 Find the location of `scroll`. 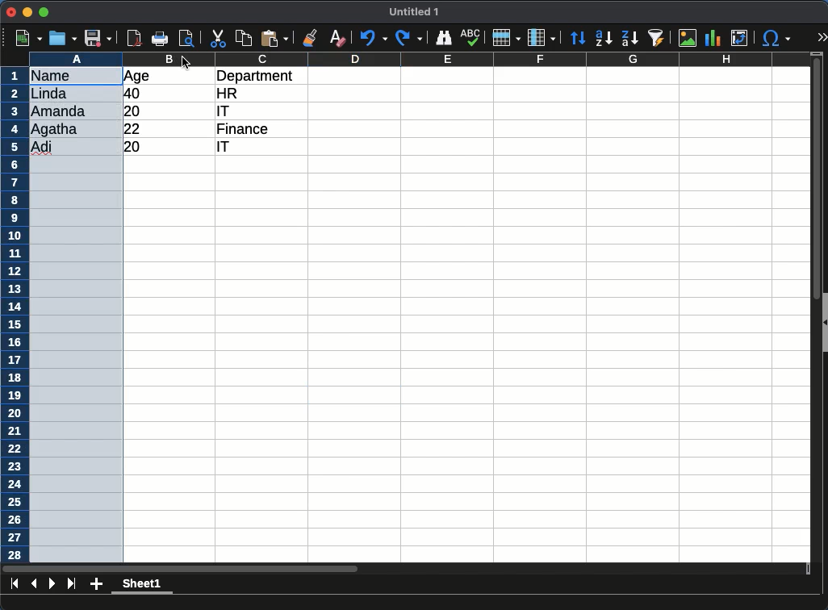

scroll is located at coordinates (810, 311).